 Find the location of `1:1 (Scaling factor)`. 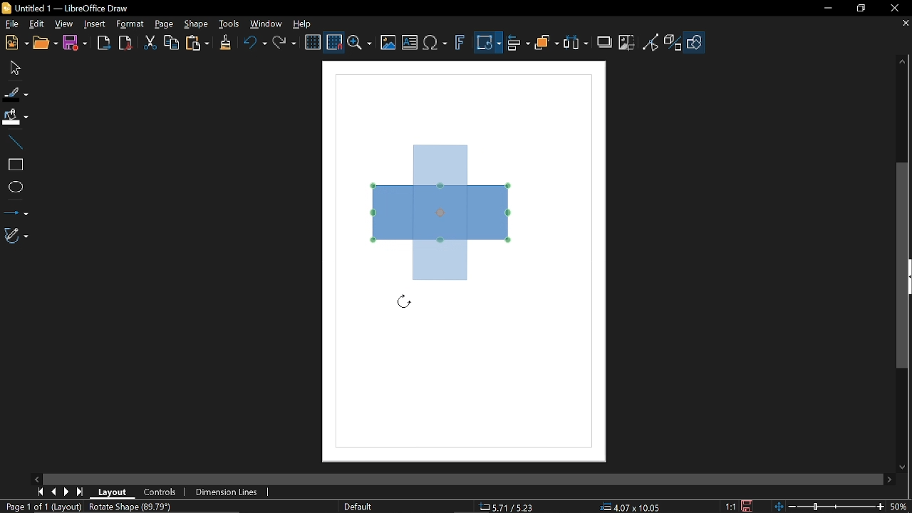

1:1 (Scaling factor) is located at coordinates (730, 507).